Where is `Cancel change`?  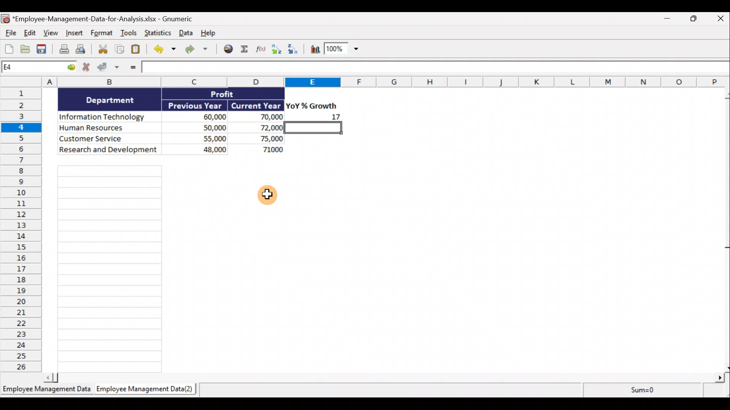 Cancel change is located at coordinates (87, 67).